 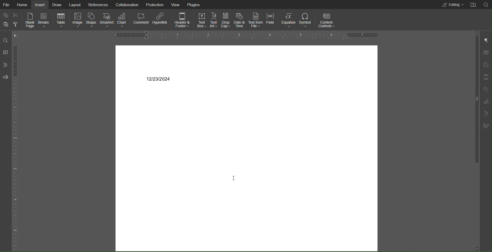 What do you see at coordinates (487, 65) in the screenshot?
I see `Image Settings` at bounding box center [487, 65].